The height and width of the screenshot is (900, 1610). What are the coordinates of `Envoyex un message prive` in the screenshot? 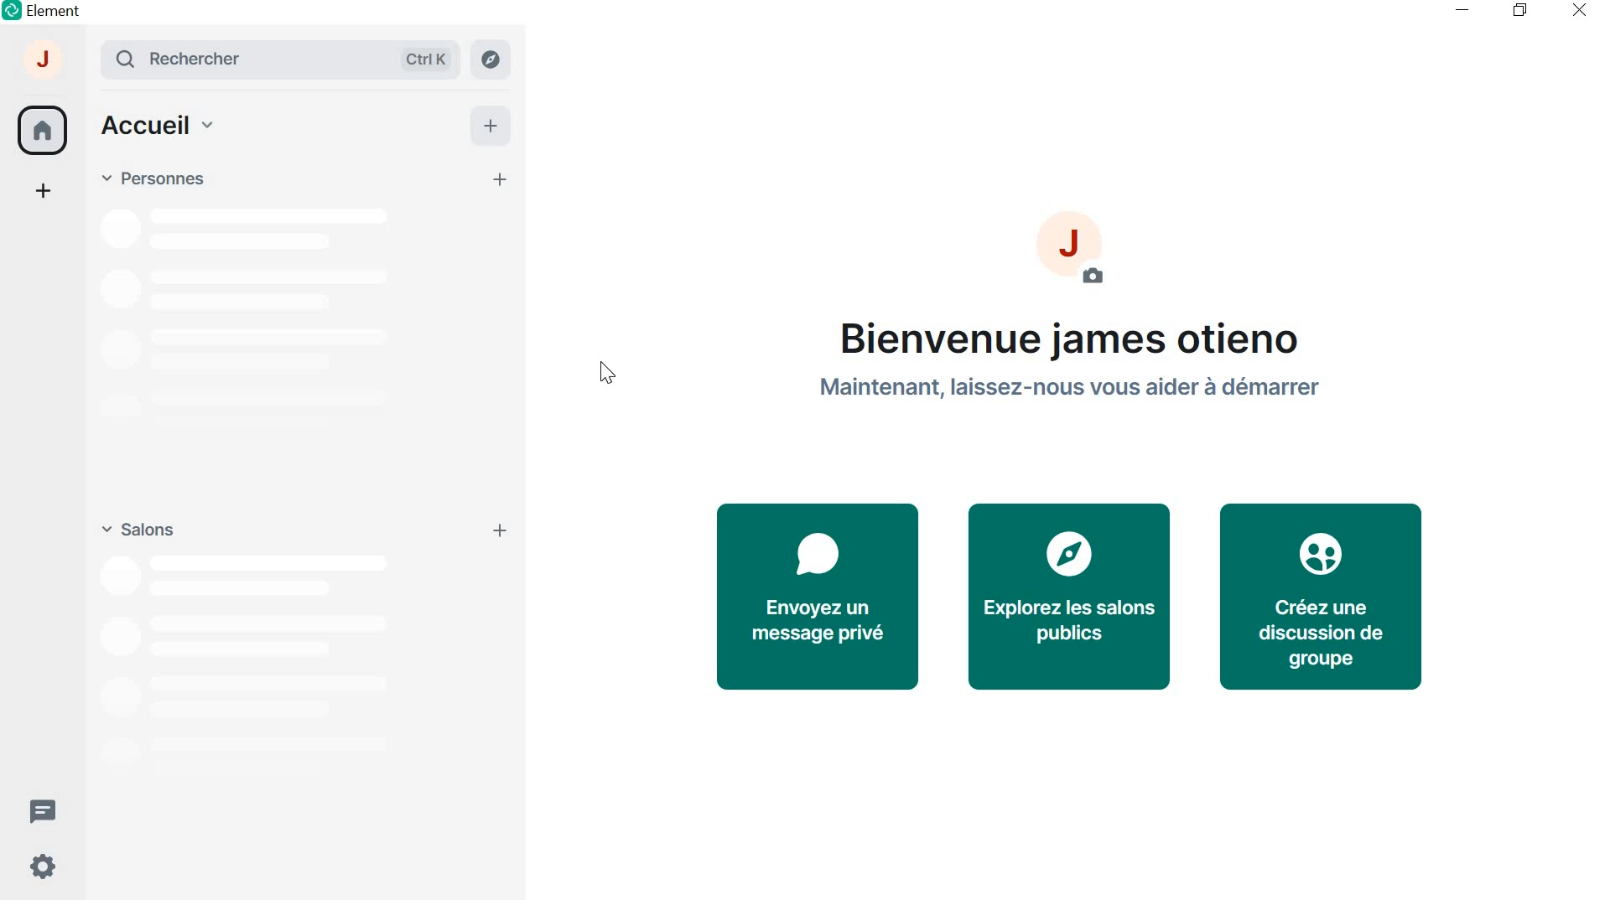 It's located at (816, 595).